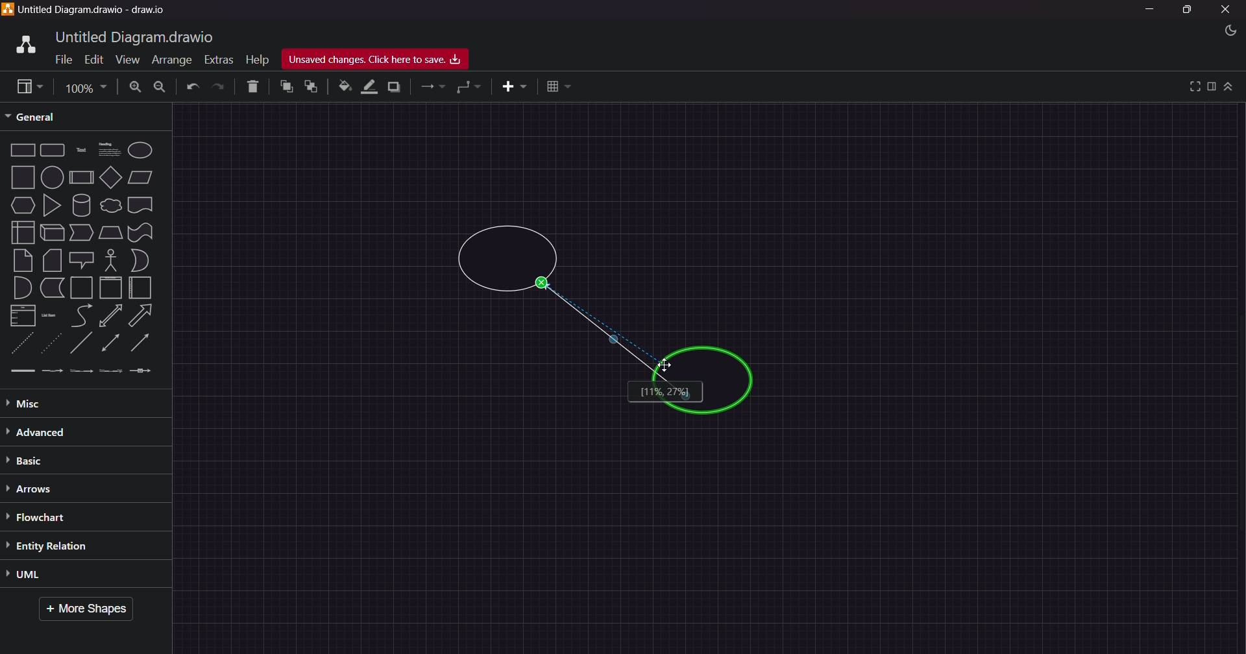  Describe the element at coordinates (97, 10) in the screenshot. I see `Title` at that location.